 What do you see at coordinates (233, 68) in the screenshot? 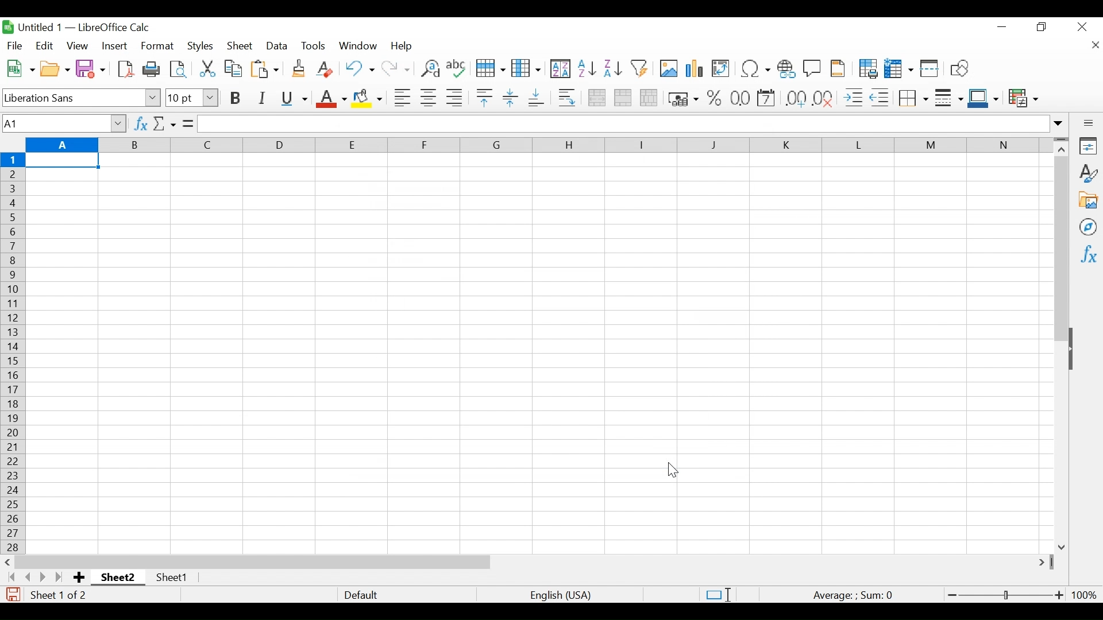
I see `Copy` at bounding box center [233, 68].